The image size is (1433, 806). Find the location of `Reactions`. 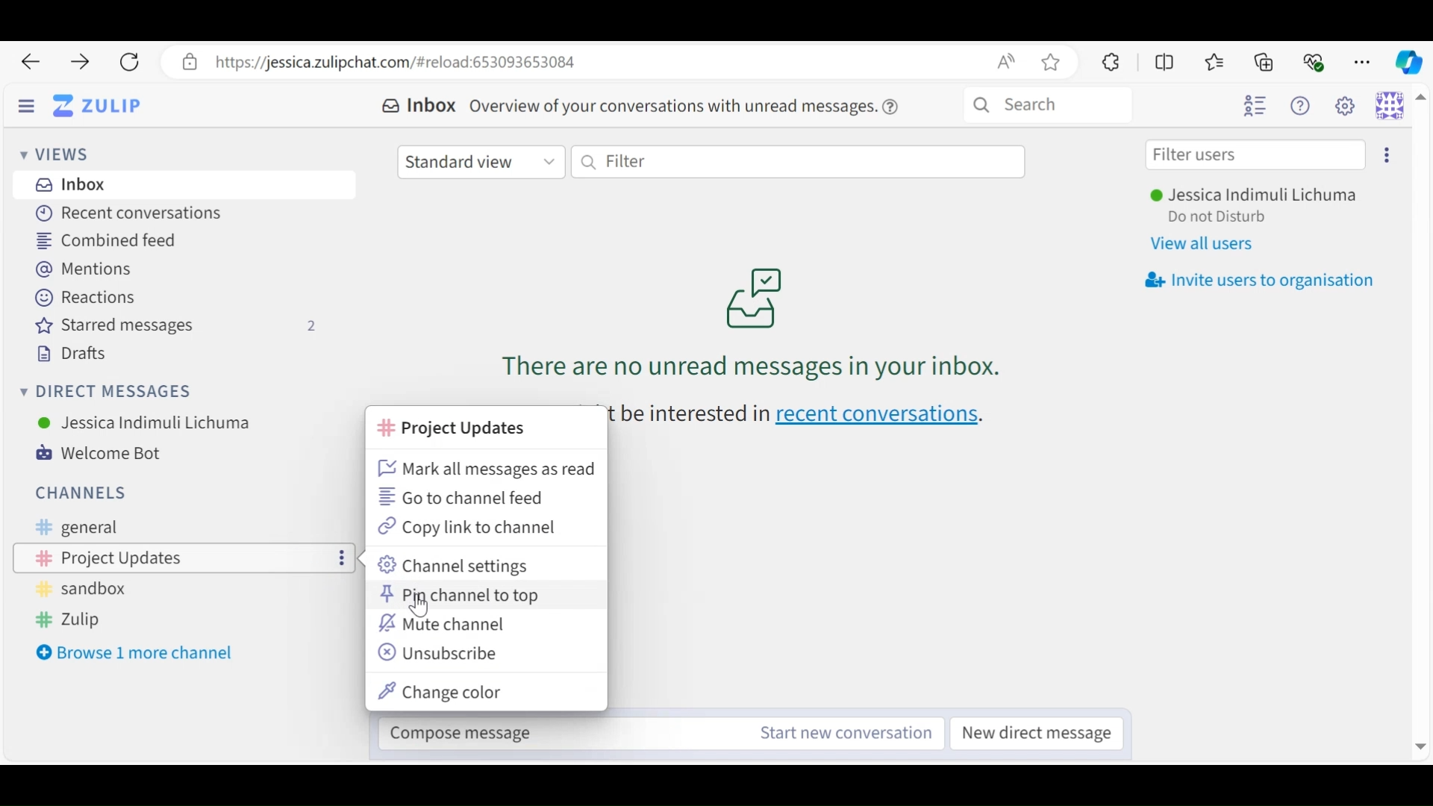

Reactions is located at coordinates (82, 297).